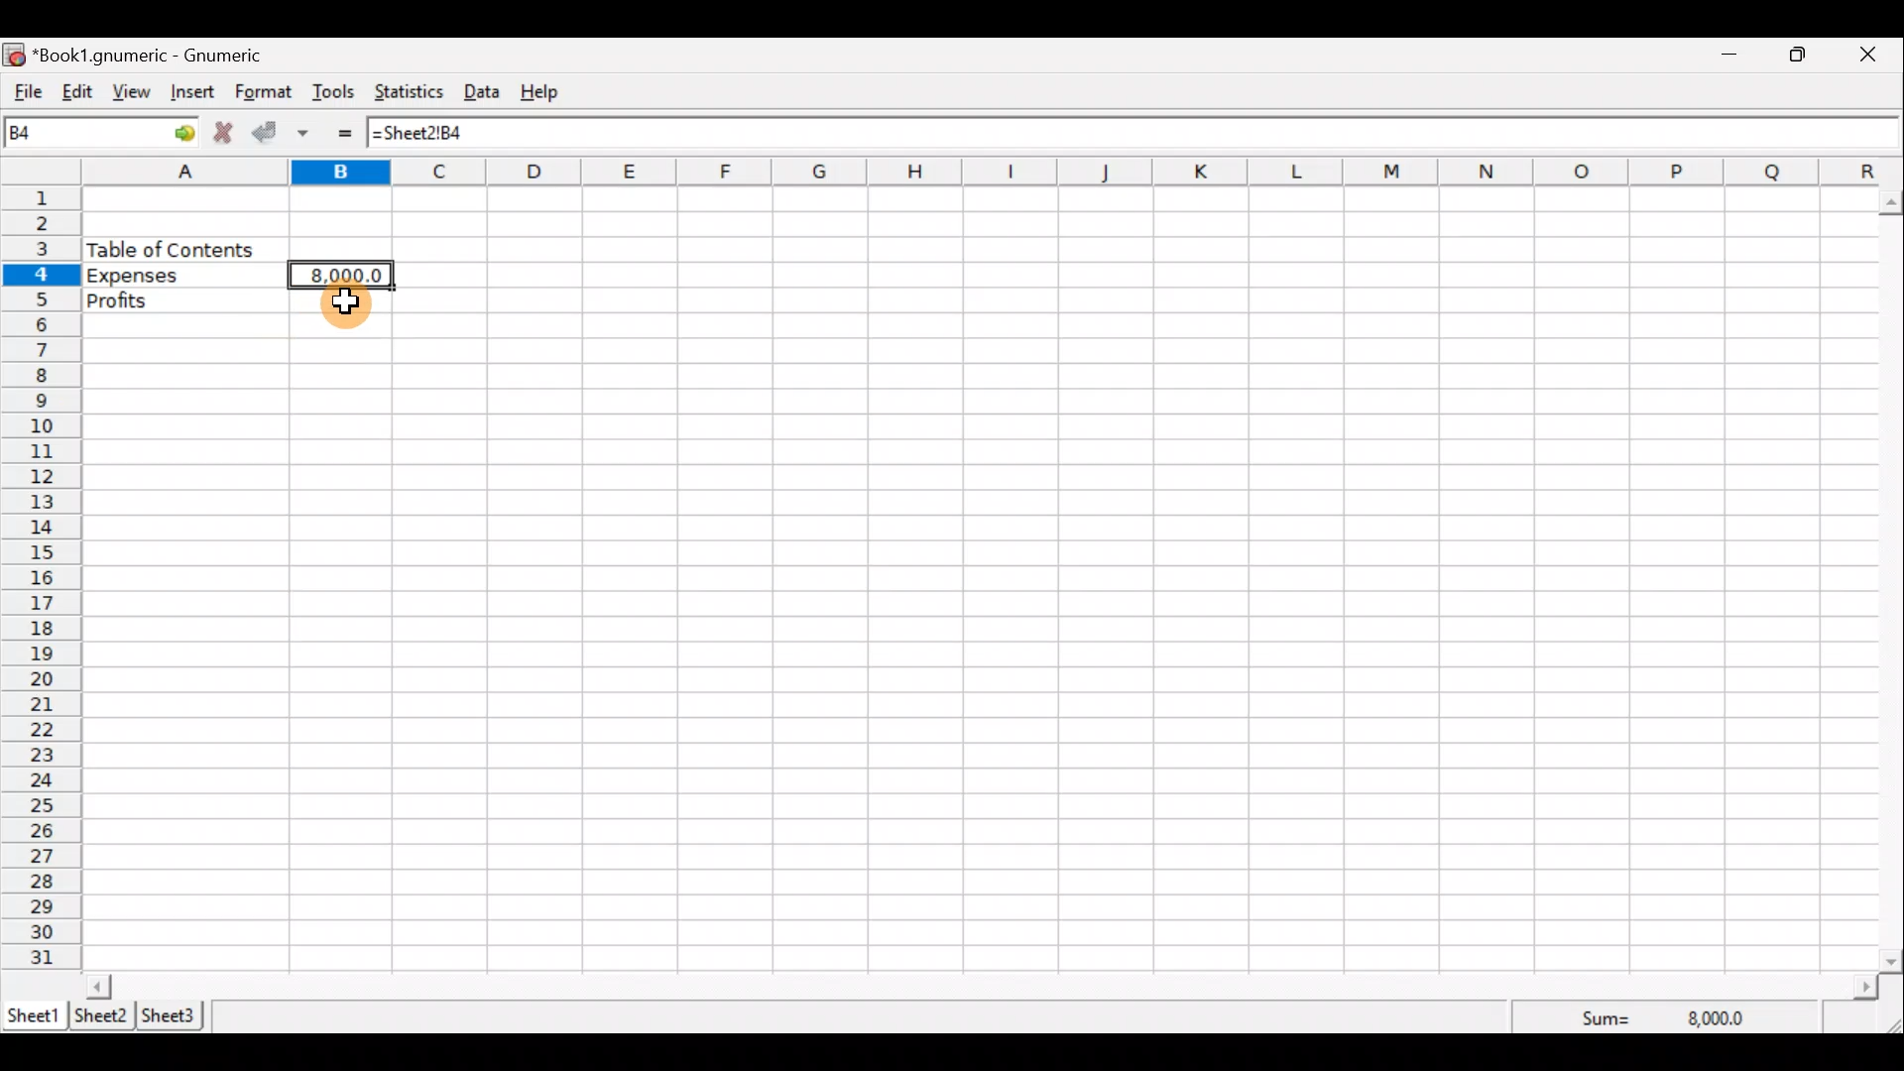  I want to click on icon, so click(16, 56).